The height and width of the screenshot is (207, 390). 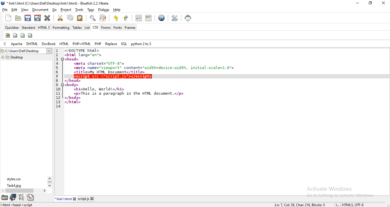 I want to click on styles, so click(x=15, y=178).